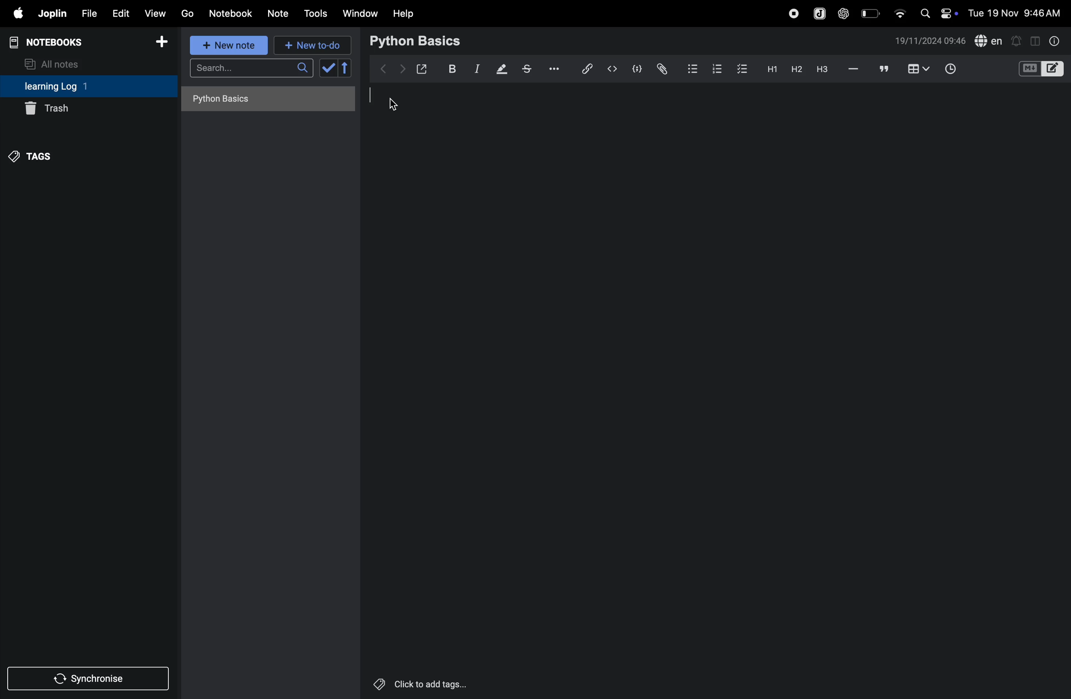 The image size is (1071, 699). I want to click on displaying, so click(502, 70).